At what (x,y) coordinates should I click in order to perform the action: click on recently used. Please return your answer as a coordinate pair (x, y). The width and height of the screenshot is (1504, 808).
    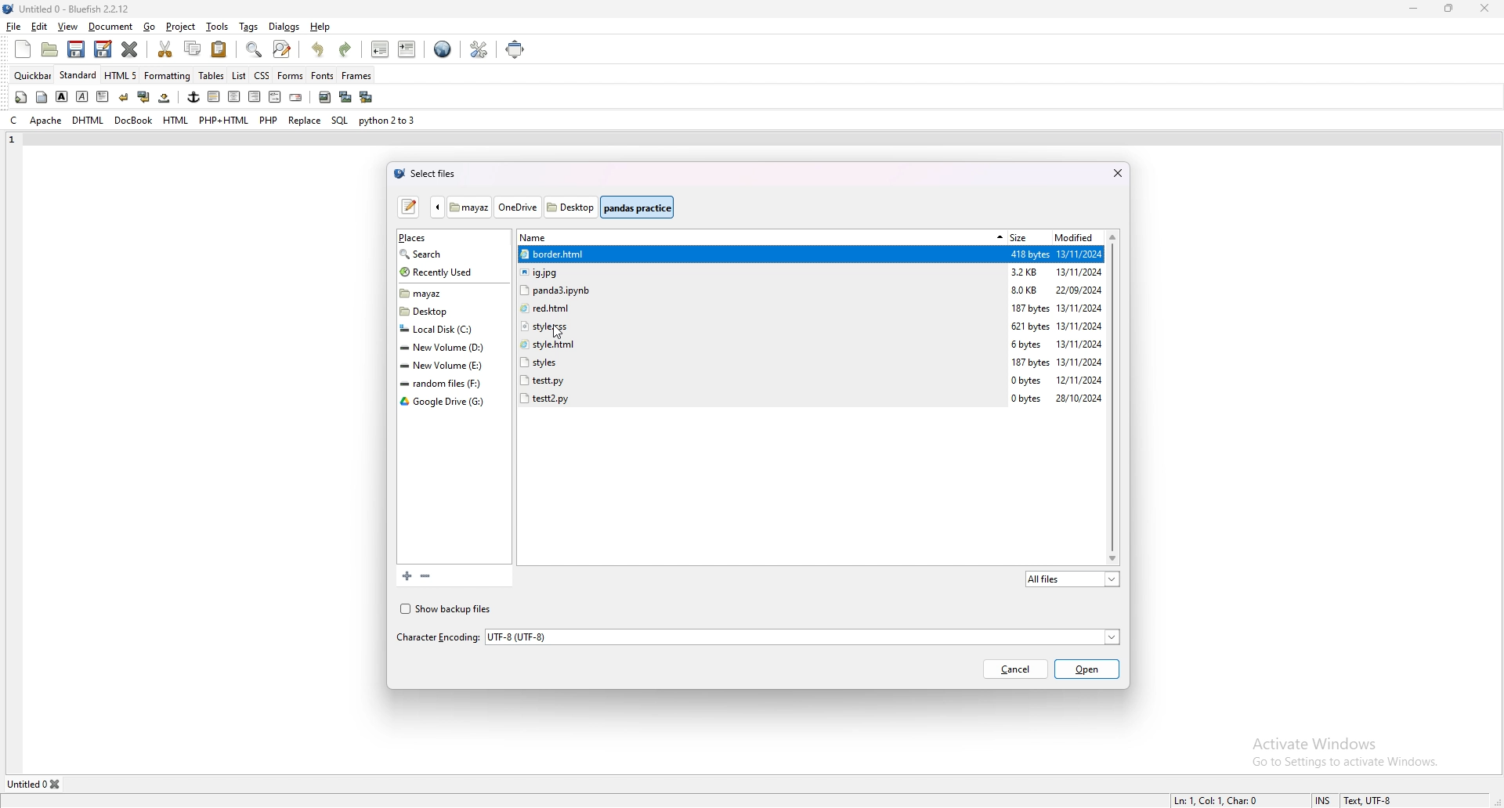
    Looking at the image, I should click on (450, 272).